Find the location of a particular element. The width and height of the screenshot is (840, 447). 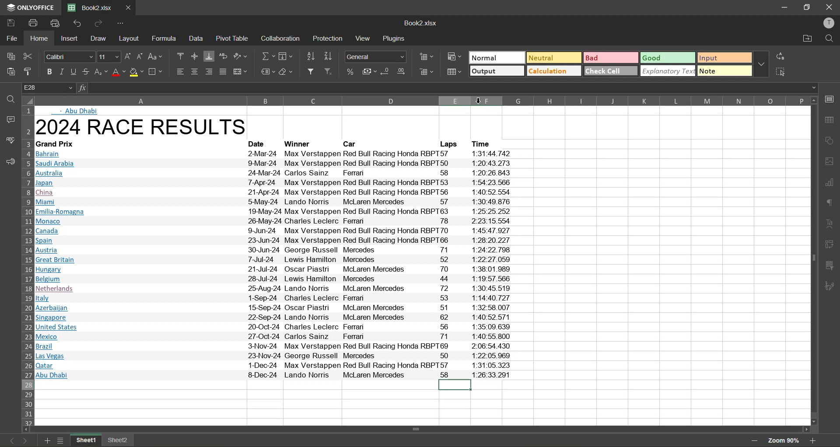

align right is located at coordinates (210, 71).